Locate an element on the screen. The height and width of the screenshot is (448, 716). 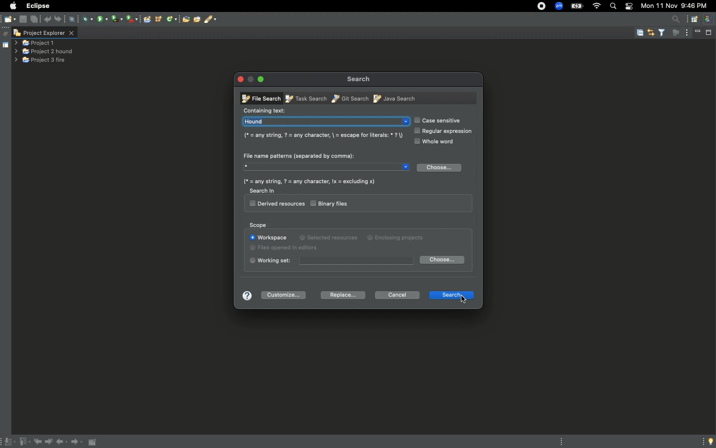
Pin editor is located at coordinates (93, 442).